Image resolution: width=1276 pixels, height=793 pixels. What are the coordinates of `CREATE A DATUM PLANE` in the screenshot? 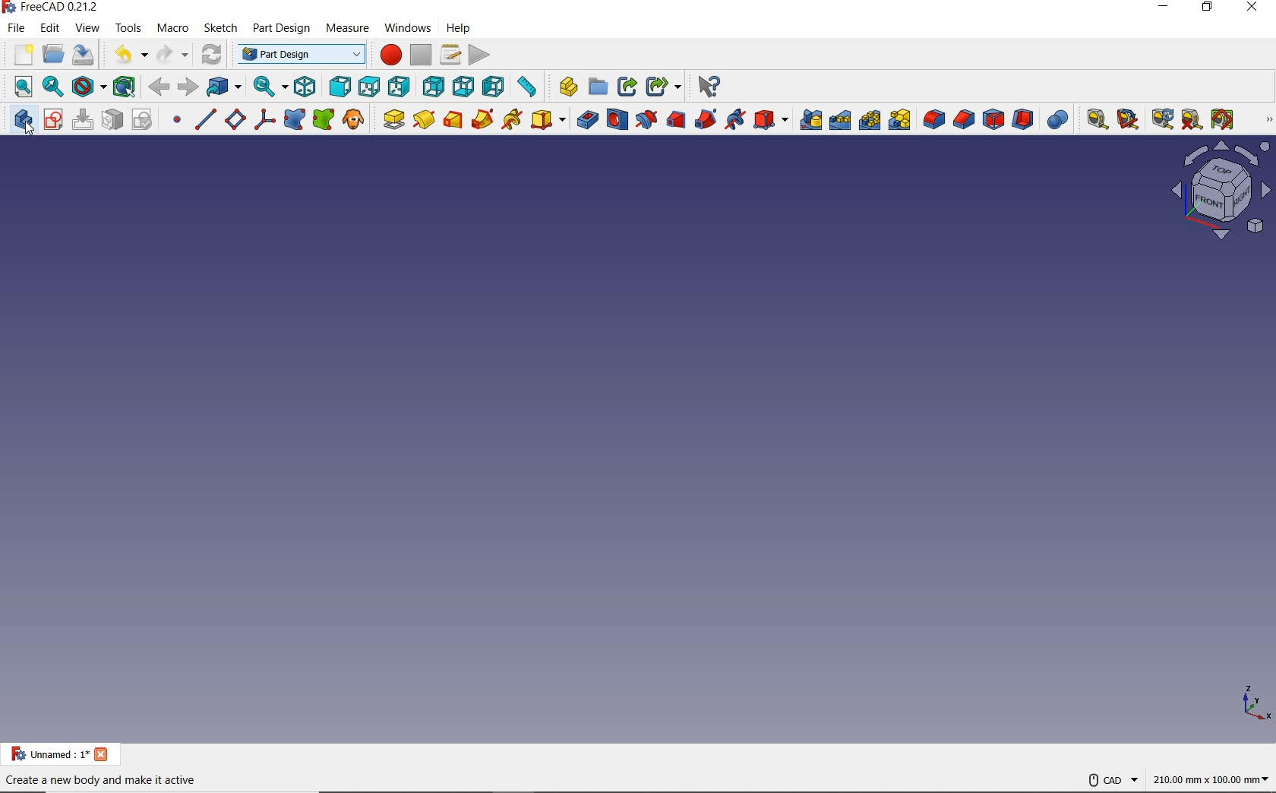 It's located at (235, 119).